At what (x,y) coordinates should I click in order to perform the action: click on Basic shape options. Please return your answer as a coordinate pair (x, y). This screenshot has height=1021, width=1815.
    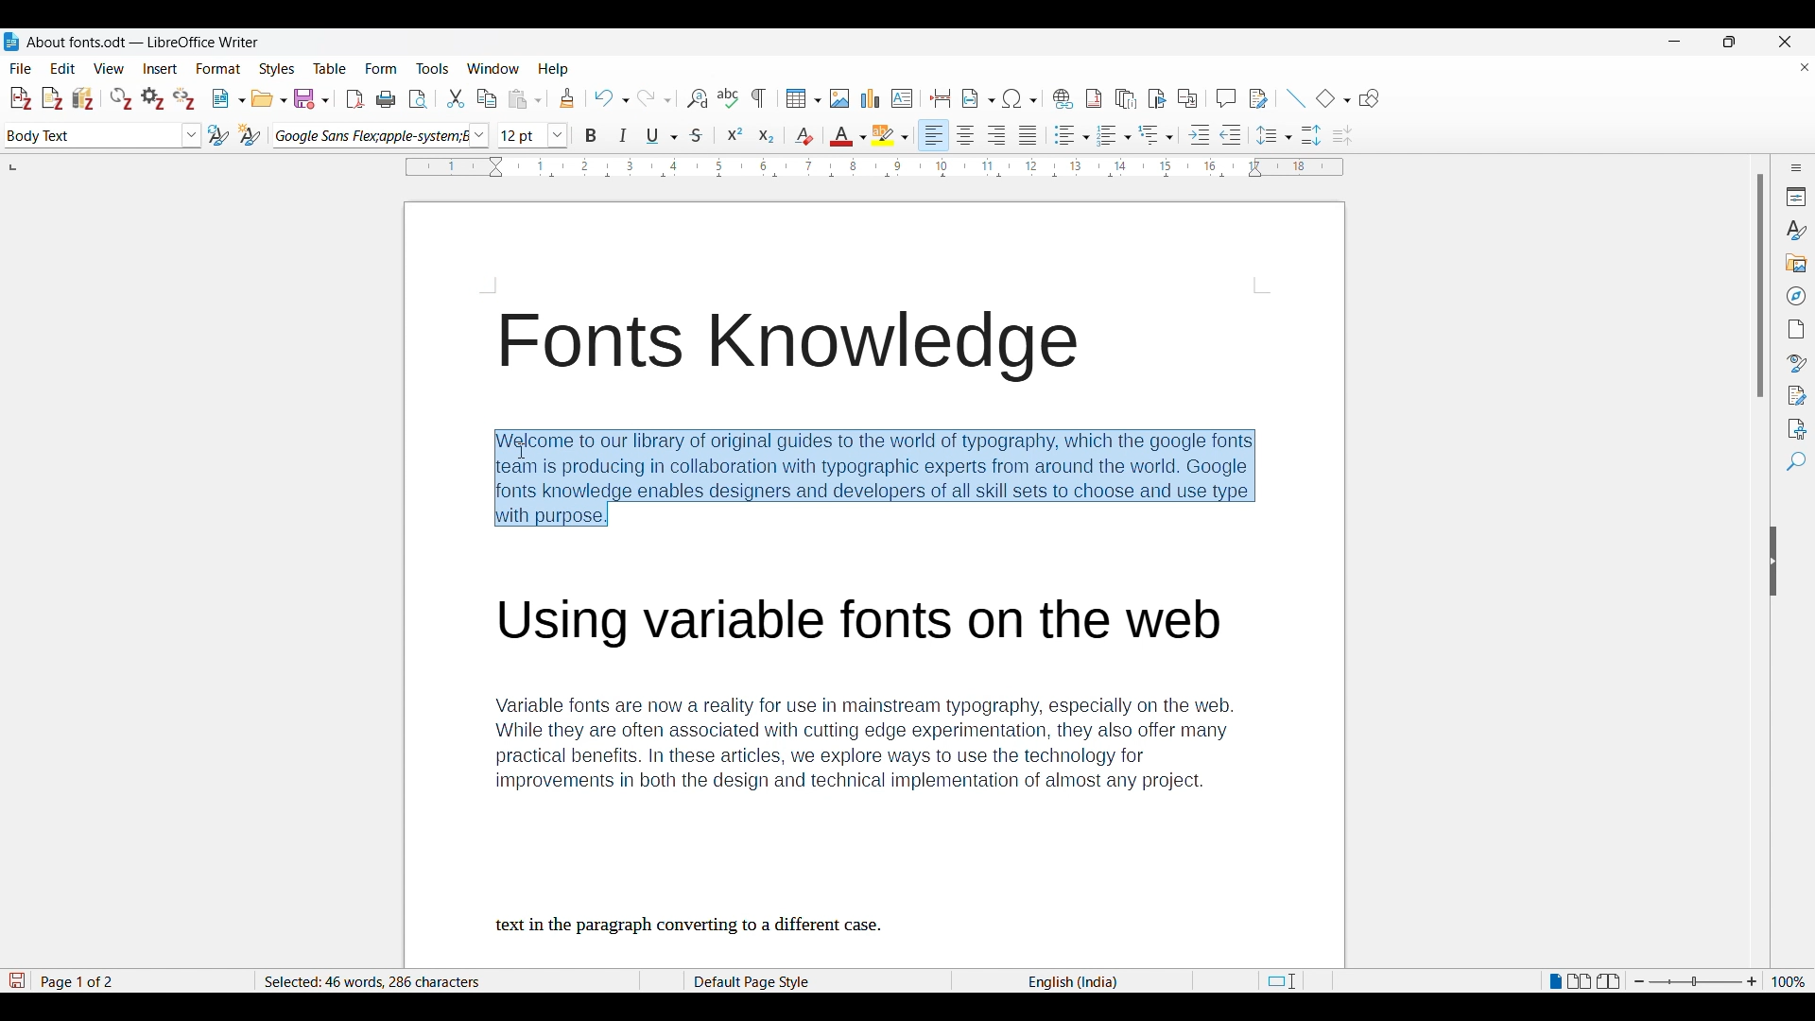
    Looking at the image, I should click on (1333, 98).